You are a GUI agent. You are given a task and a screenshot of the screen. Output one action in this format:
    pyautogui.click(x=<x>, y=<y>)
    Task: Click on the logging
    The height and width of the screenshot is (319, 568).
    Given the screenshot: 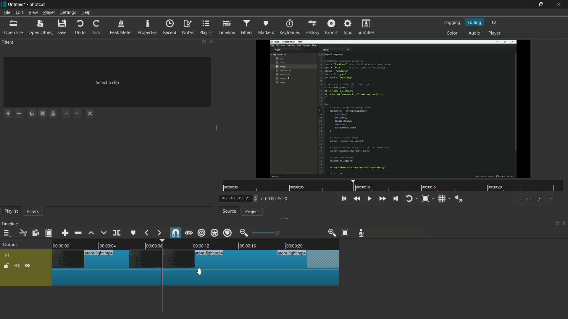 What is the action you would take?
    pyautogui.click(x=453, y=22)
    